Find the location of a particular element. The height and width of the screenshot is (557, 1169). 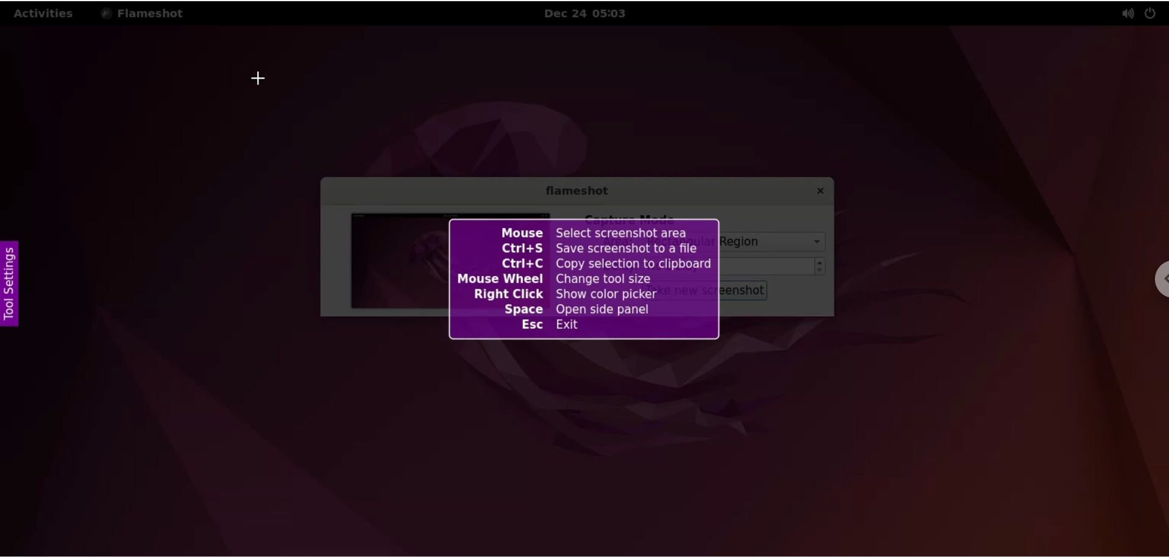

flameshot  is located at coordinates (575, 193).